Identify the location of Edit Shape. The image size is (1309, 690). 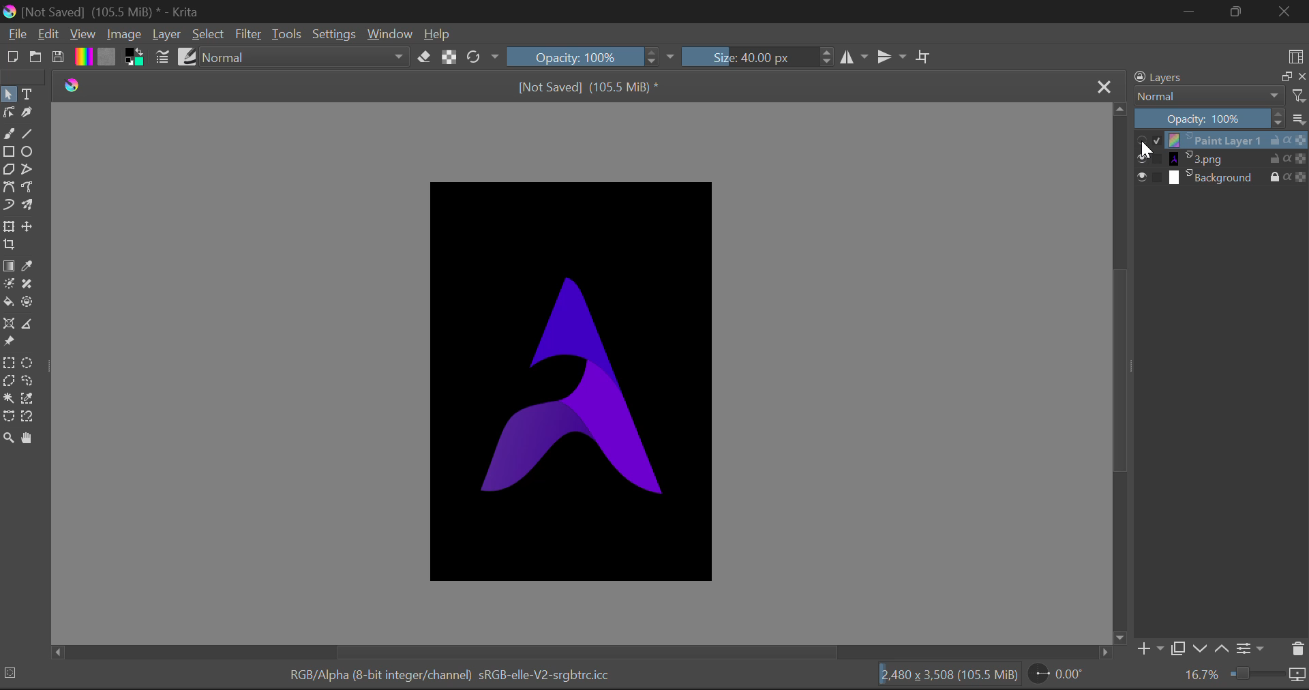
(8, 112).